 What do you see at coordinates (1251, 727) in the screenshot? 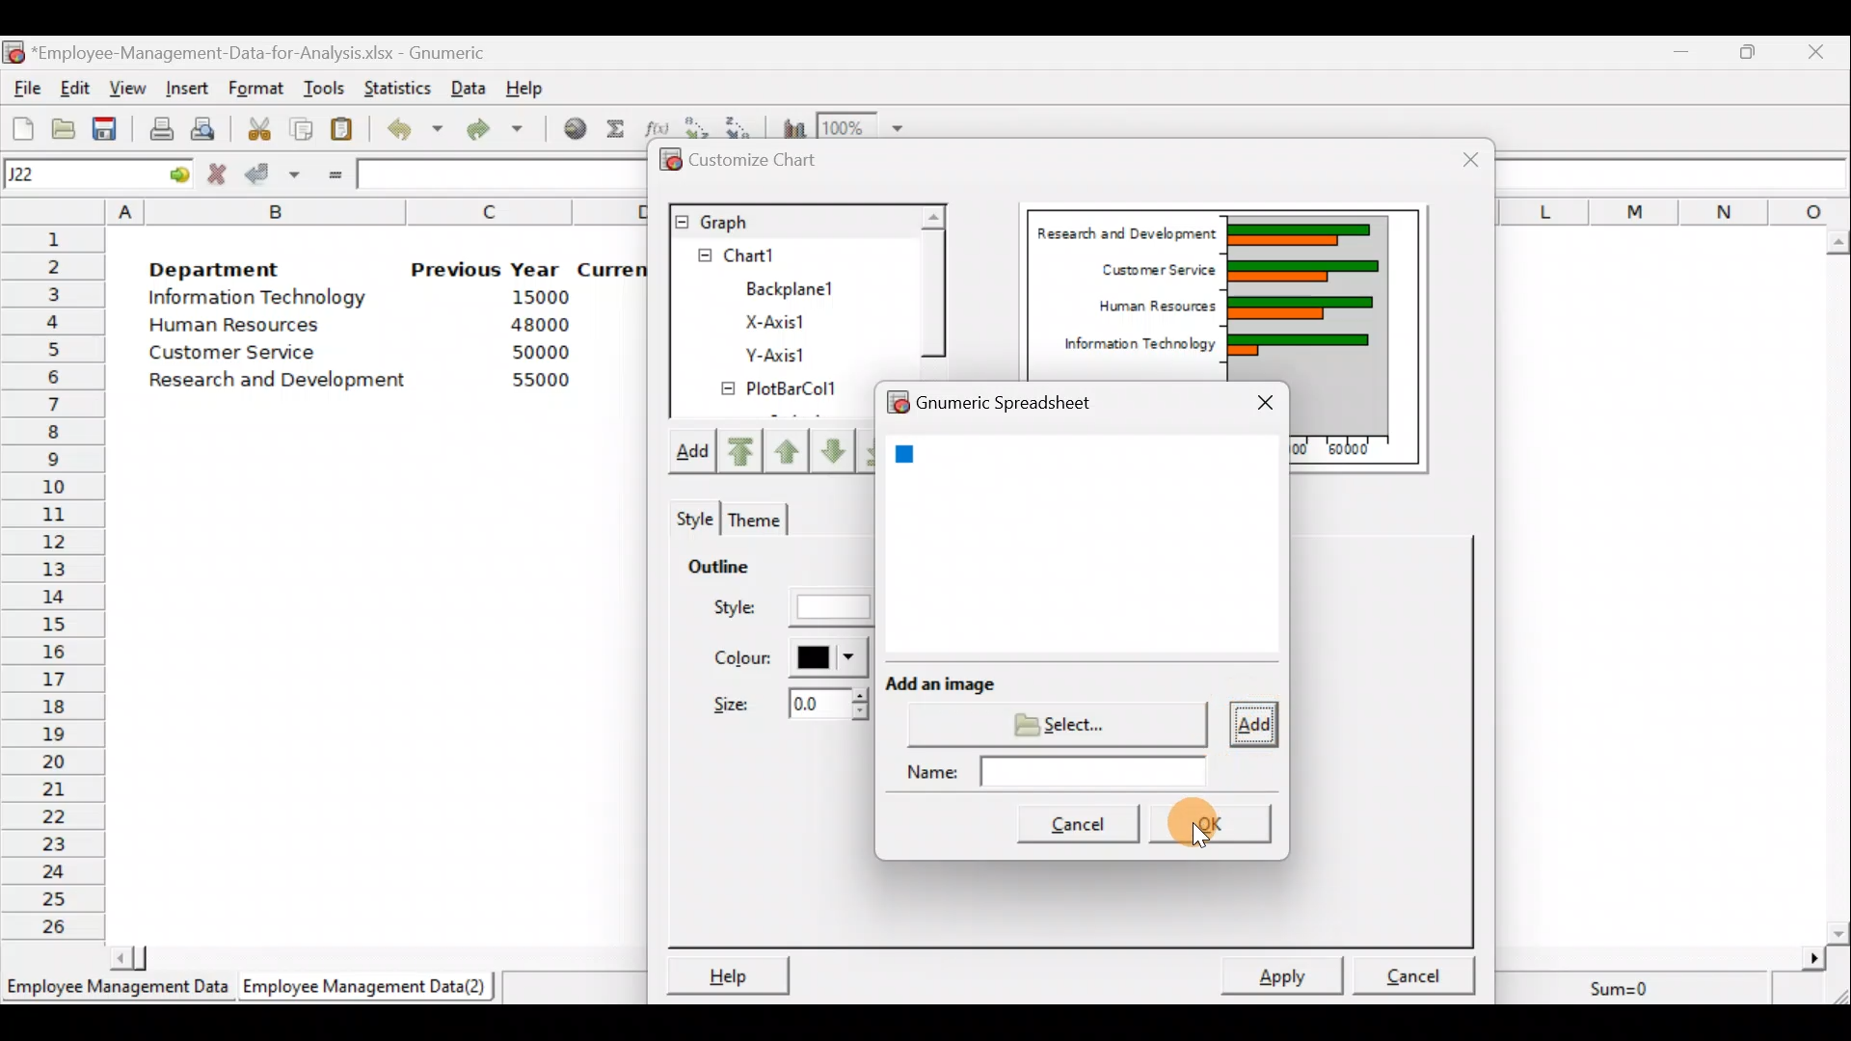
I see `Add` at bounding box center [1251, 727].